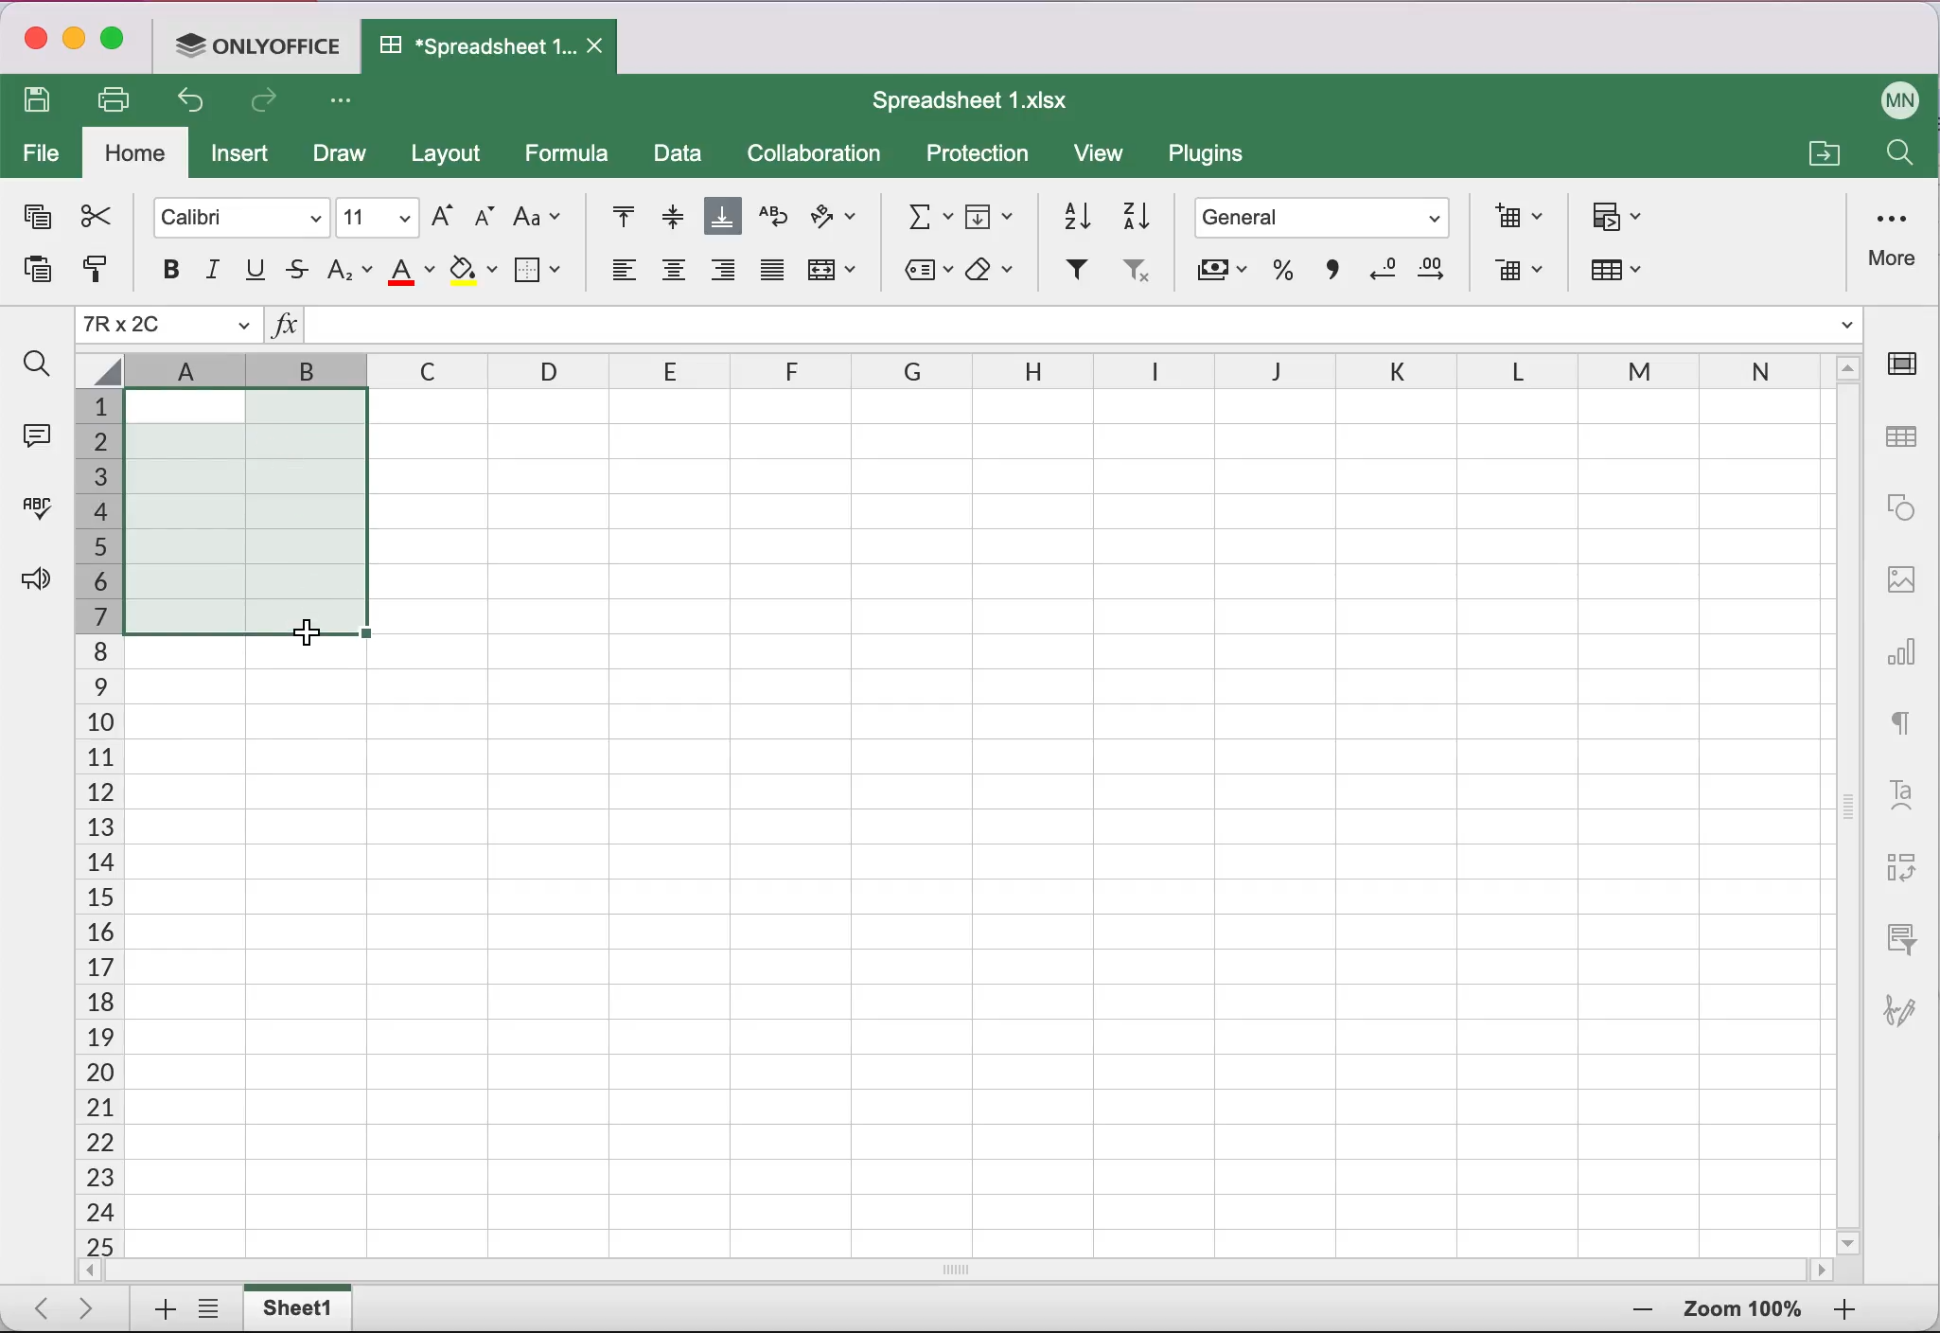 The image size is (1940, 1333). Describe the element at coordinates (119, 43) in the screenshot. I see `maximize` at that location.